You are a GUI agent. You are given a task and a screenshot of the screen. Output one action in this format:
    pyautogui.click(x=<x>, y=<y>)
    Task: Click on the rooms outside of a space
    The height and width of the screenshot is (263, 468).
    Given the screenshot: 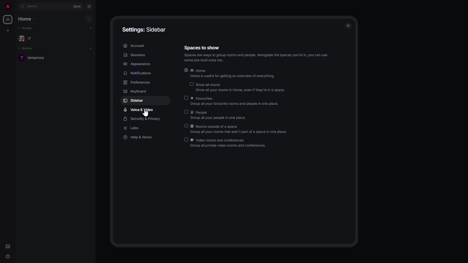 What is the action you would take?
    pyautogui.click(x=237, y=126)
    